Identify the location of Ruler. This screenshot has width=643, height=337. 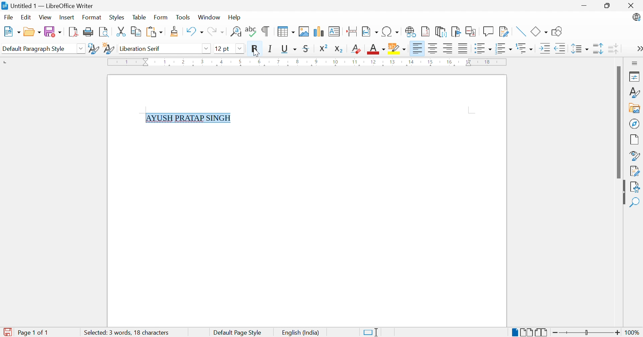
(308, 63).